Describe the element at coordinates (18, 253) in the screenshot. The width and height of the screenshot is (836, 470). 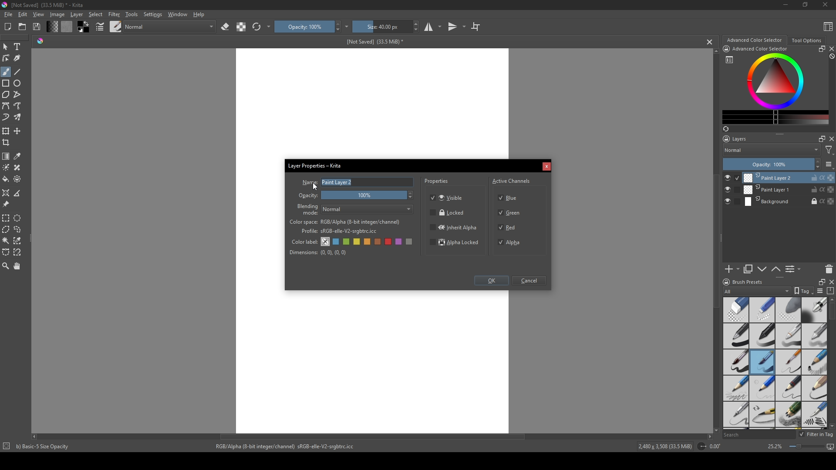
I see `magnetic curve` at that location.